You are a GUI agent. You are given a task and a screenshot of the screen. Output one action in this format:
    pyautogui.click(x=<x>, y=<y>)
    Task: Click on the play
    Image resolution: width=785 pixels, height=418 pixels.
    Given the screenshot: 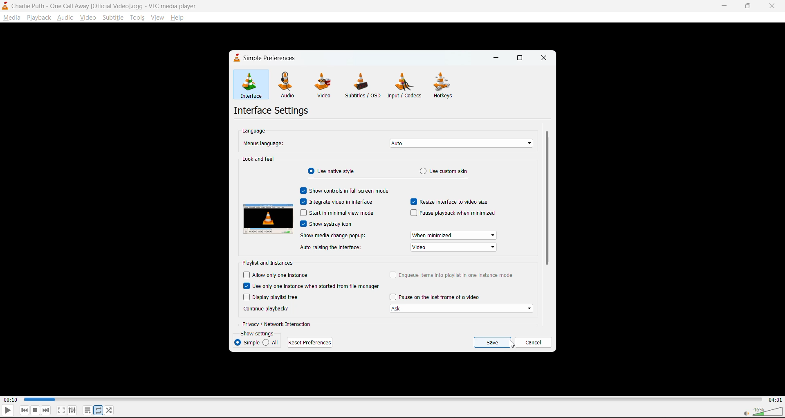 What is the action you would take?
    pyautogui.click(x=8, y=411)
    